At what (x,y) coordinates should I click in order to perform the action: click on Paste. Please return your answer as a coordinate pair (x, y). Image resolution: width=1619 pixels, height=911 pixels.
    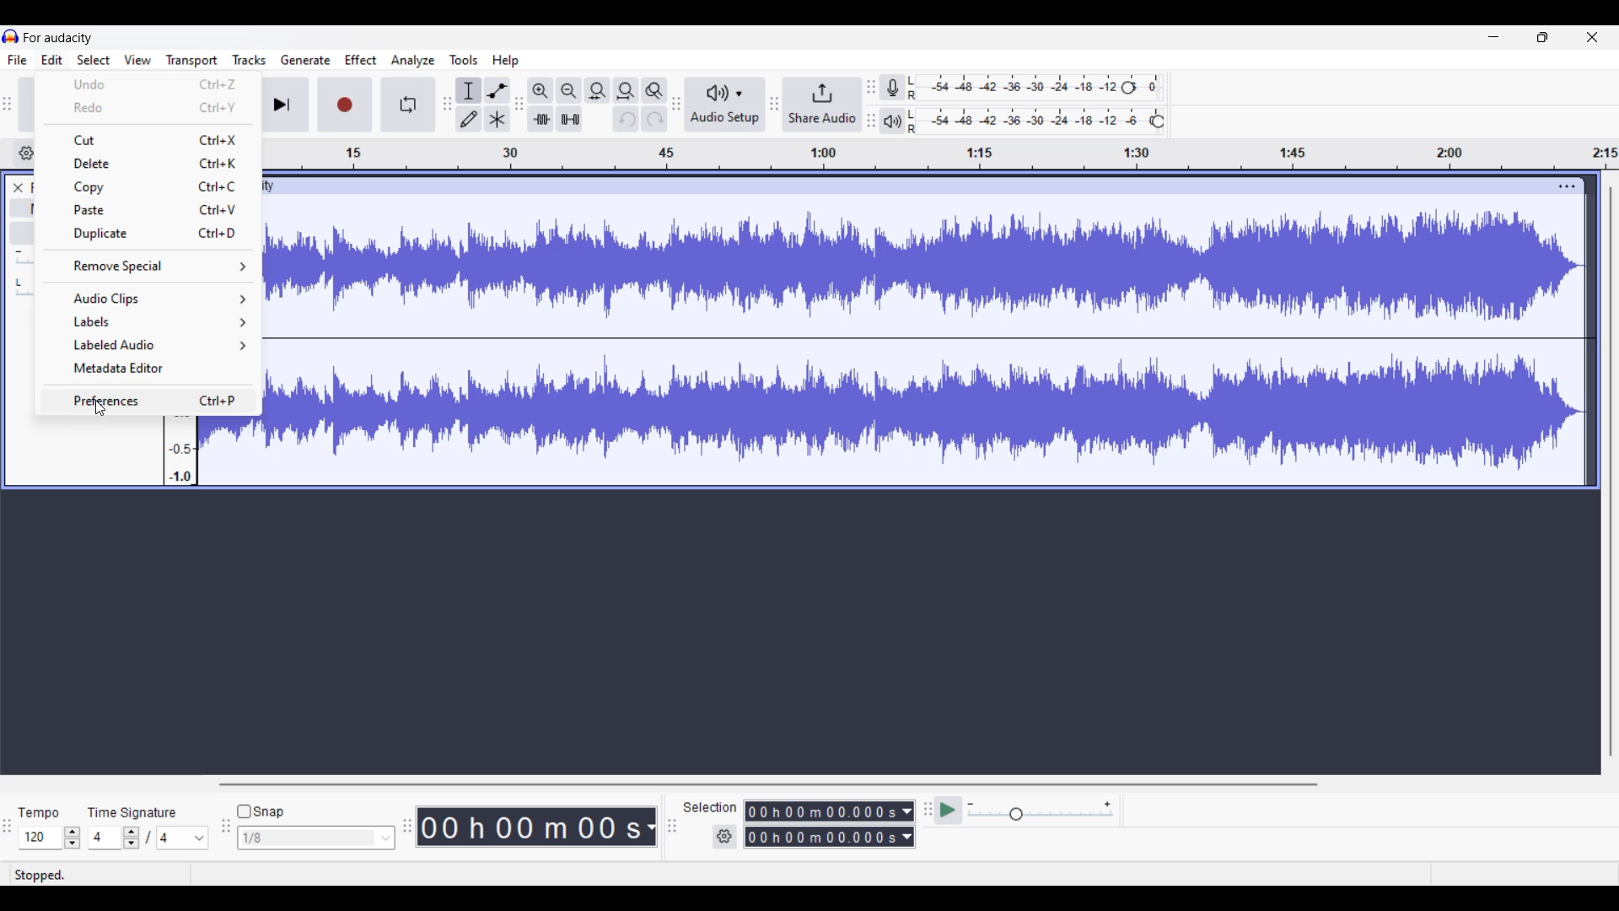
    Looking at the image, I should click on (147, 210).